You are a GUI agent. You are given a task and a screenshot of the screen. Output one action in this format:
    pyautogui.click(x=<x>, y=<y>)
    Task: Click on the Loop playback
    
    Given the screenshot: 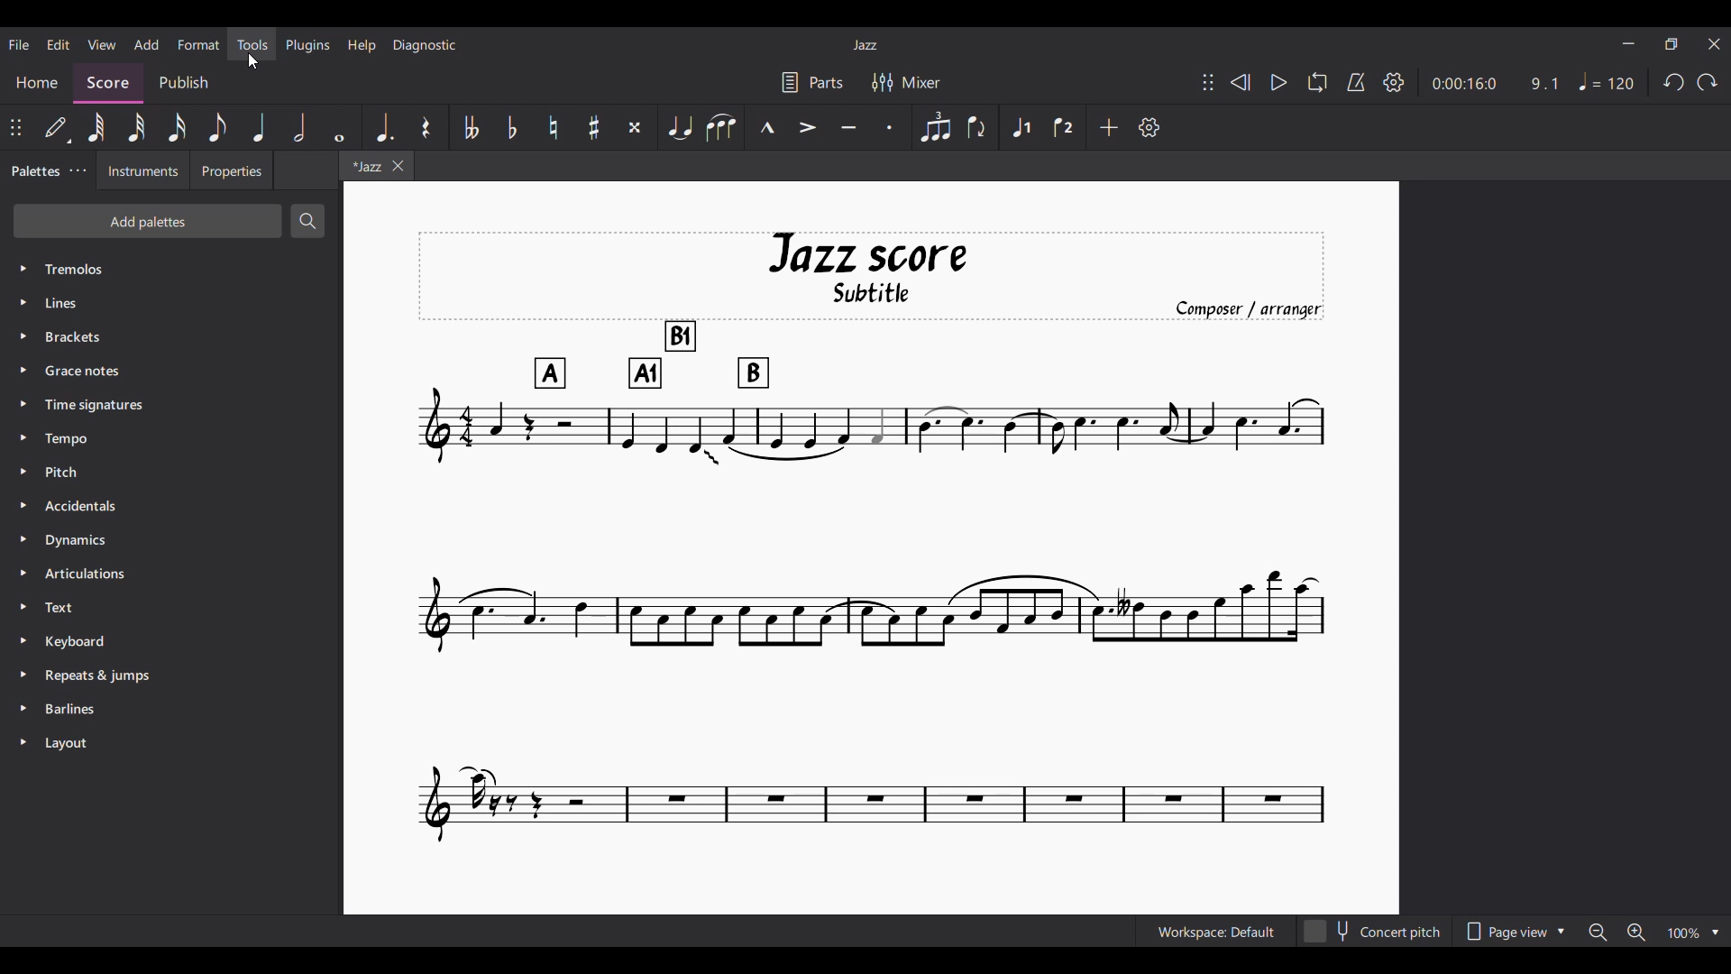 What is the action you would take?
    pyautogui.click(x=1317, y=82)
    